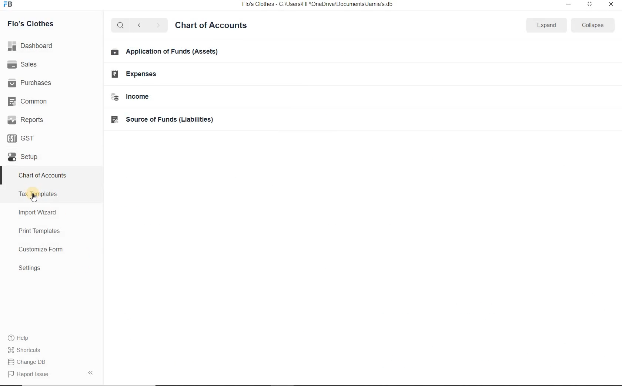  What do you see at coordinates (51, 64) in the screenshot?
I see `Sales` at bounding box center [51, 64].